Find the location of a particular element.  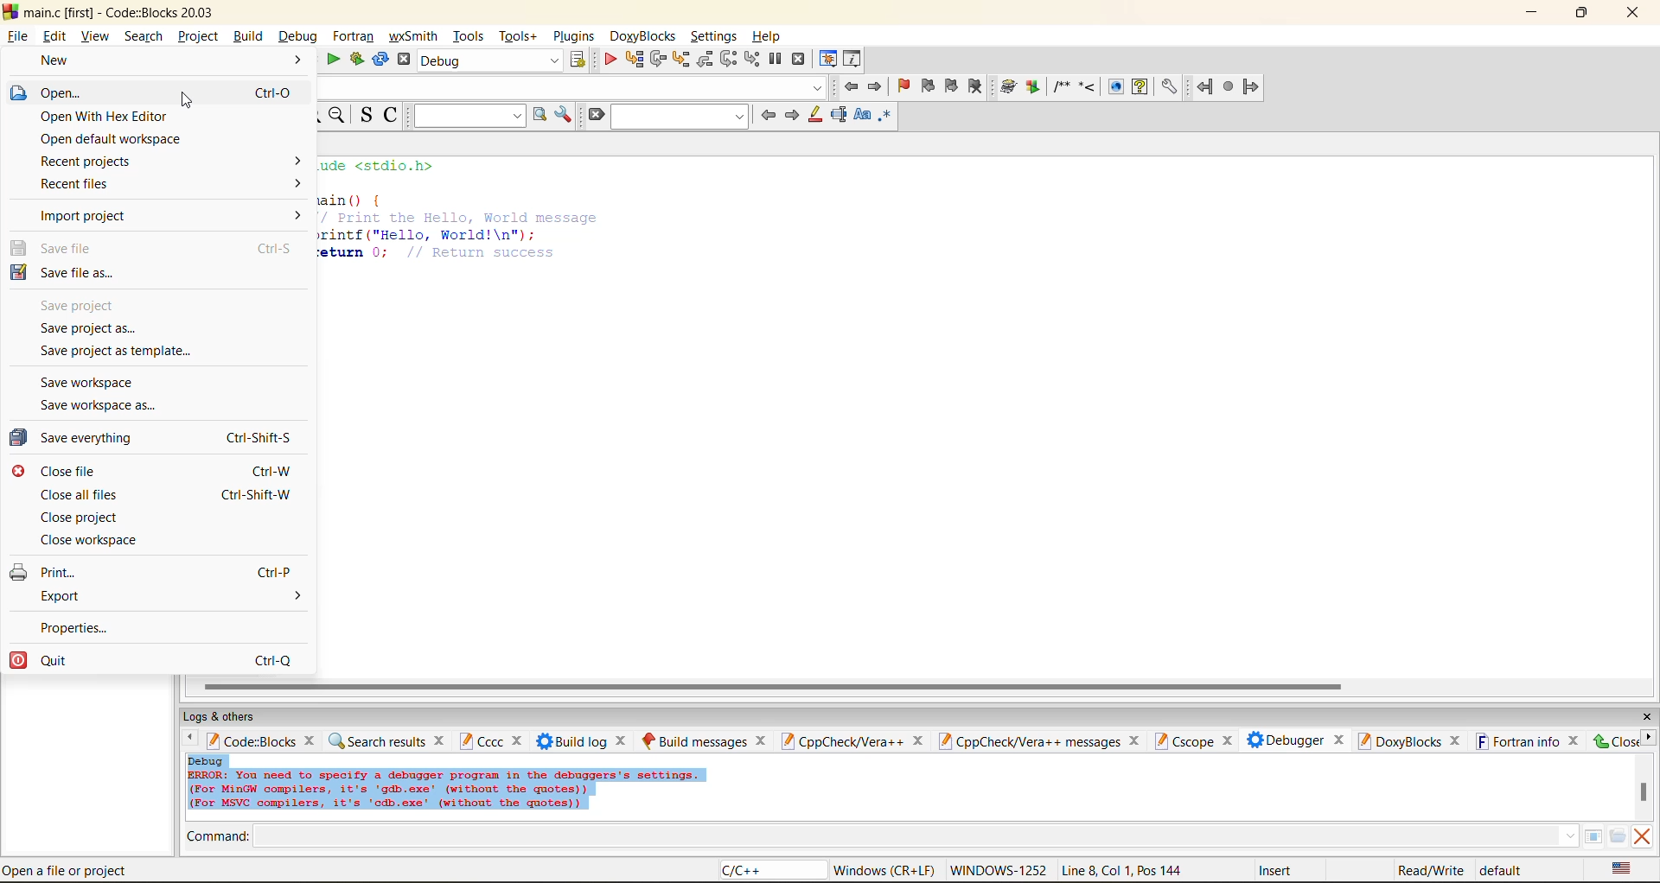

doxyblocks is located at coordinates (646, 36).